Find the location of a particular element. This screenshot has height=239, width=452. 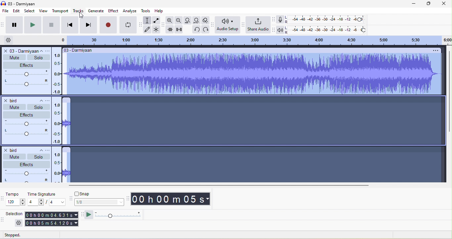

effect is located at coordinates (26, 114).